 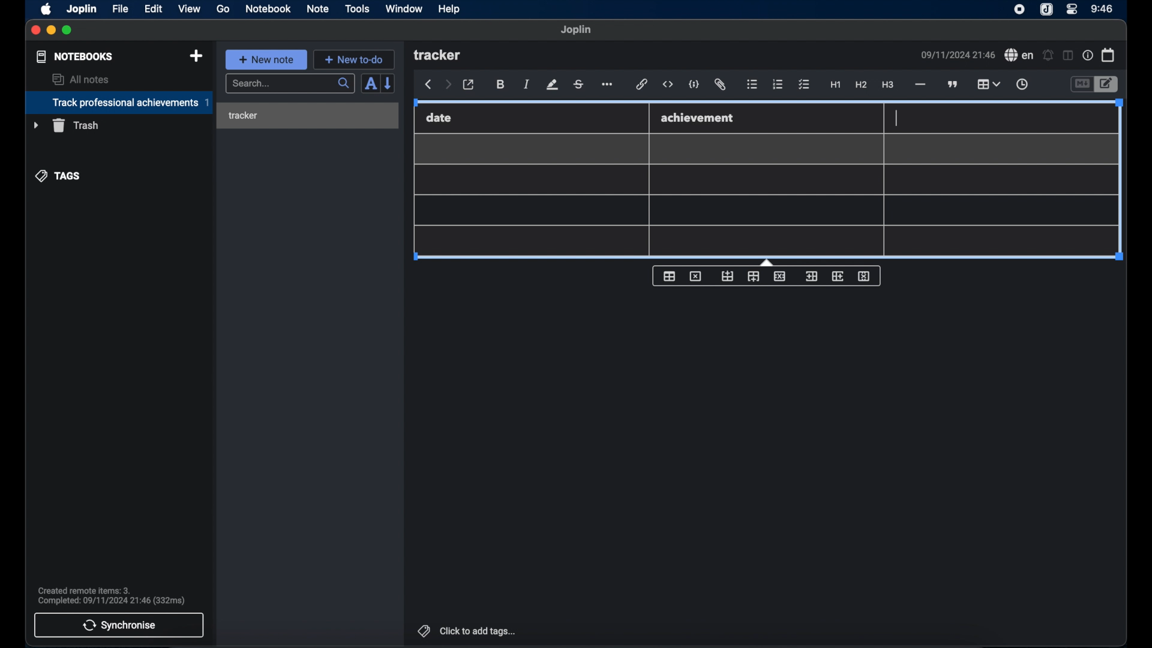 I want to click on numbered list, so click(x=778, y=84).